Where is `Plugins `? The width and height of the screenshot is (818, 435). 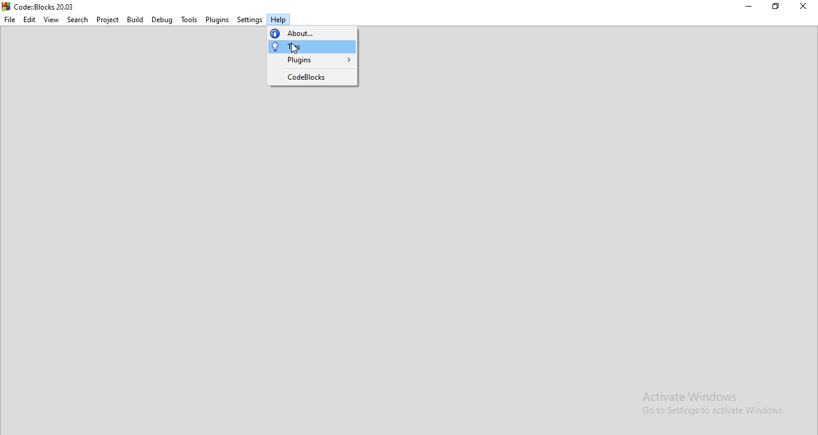 Plugins  is located at coordinates (217, 21).